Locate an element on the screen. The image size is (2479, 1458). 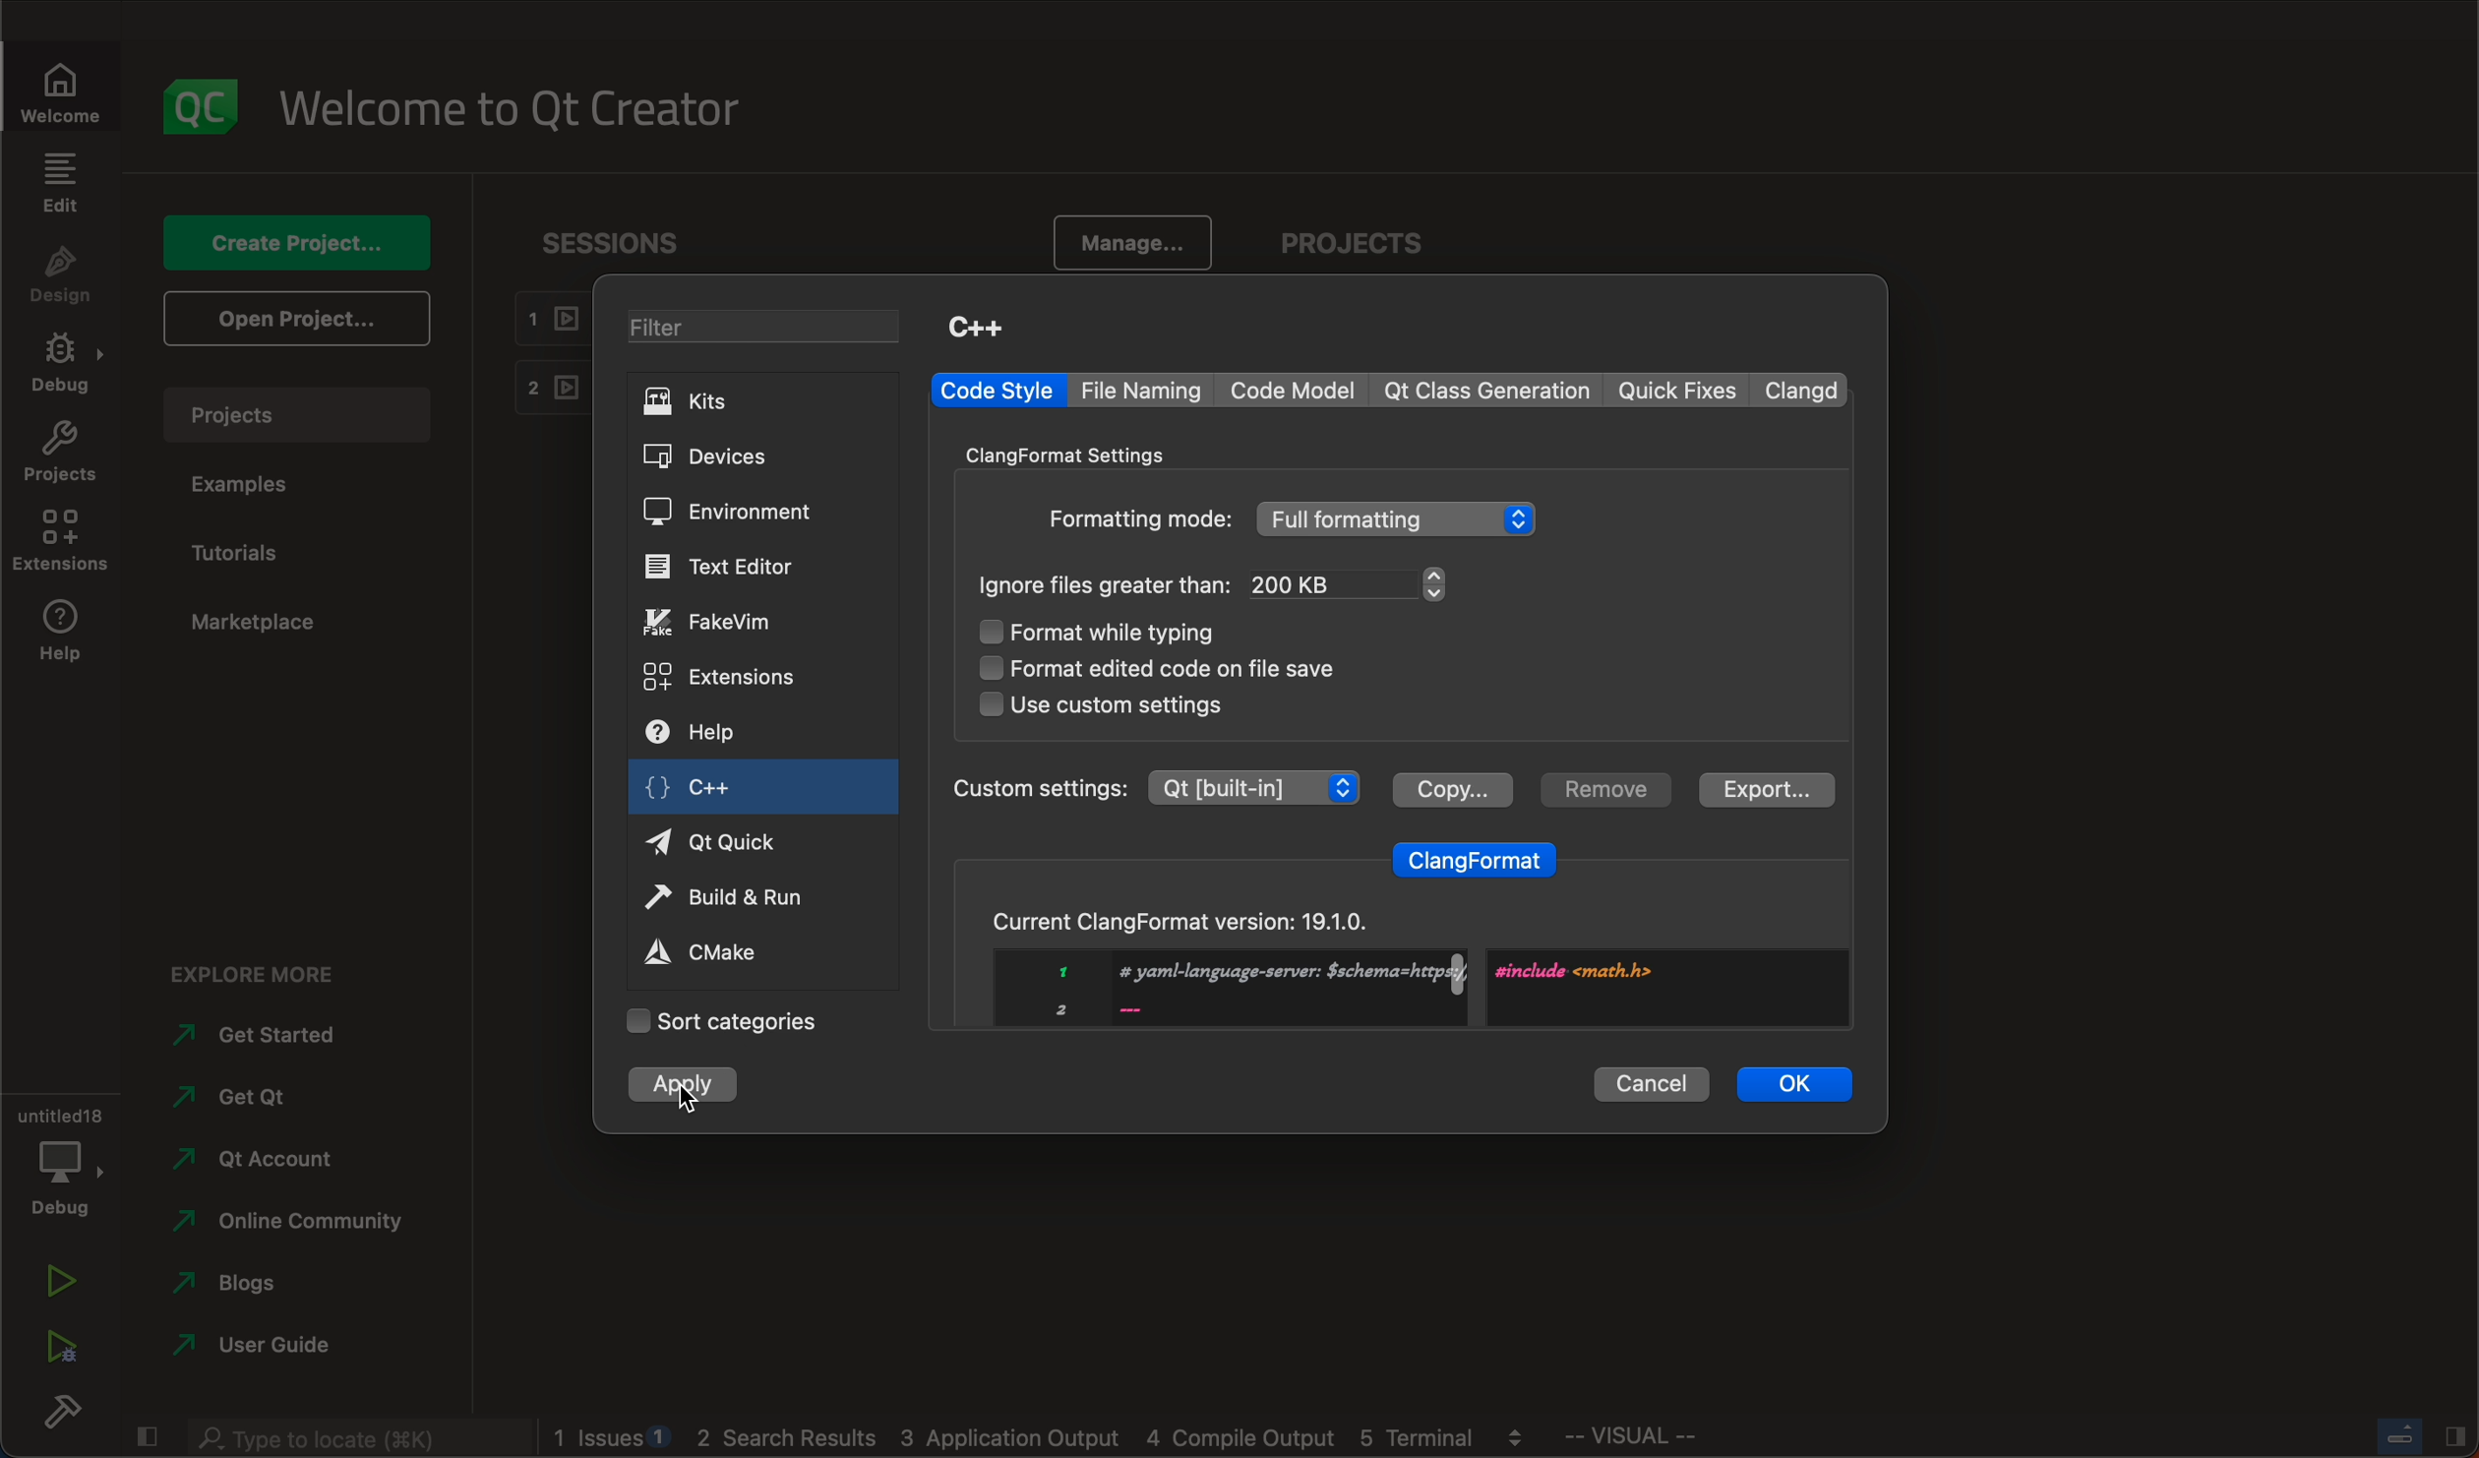
tutorials is located at coordinates (244, 554).